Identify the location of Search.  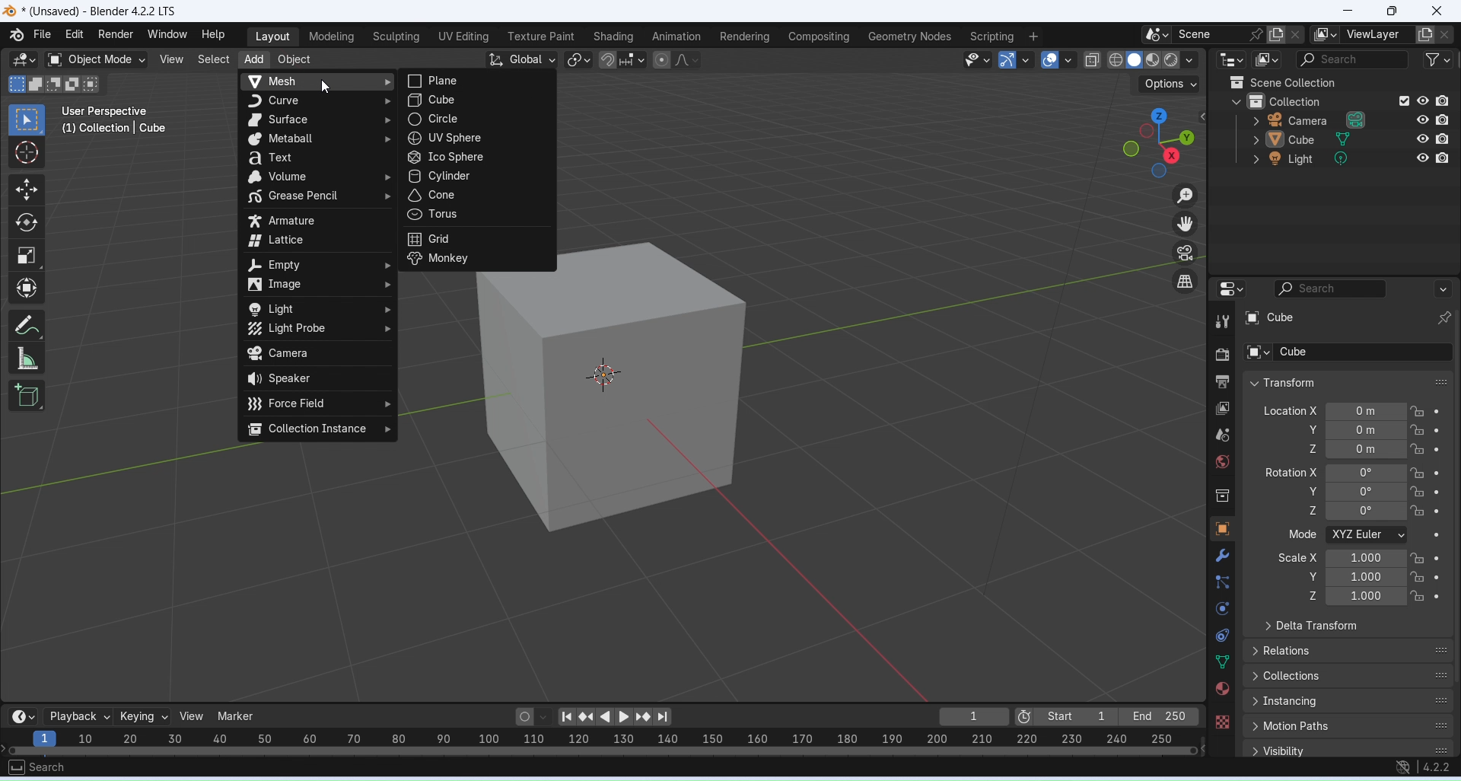
(1348, 59).